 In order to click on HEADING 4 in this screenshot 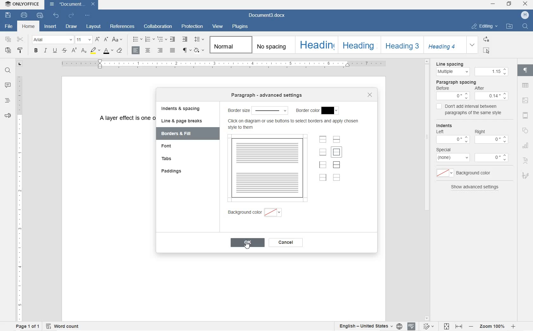, I will do `click(444, 45)`.